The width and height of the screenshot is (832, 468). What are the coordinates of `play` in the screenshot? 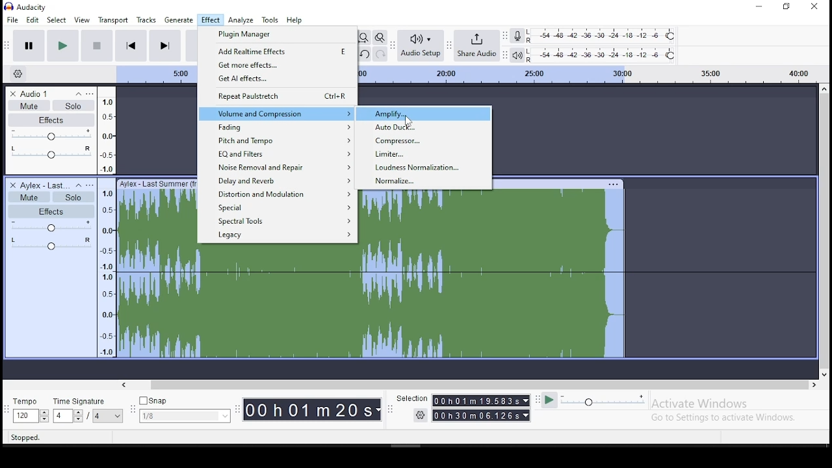 It's located at (62, 45).